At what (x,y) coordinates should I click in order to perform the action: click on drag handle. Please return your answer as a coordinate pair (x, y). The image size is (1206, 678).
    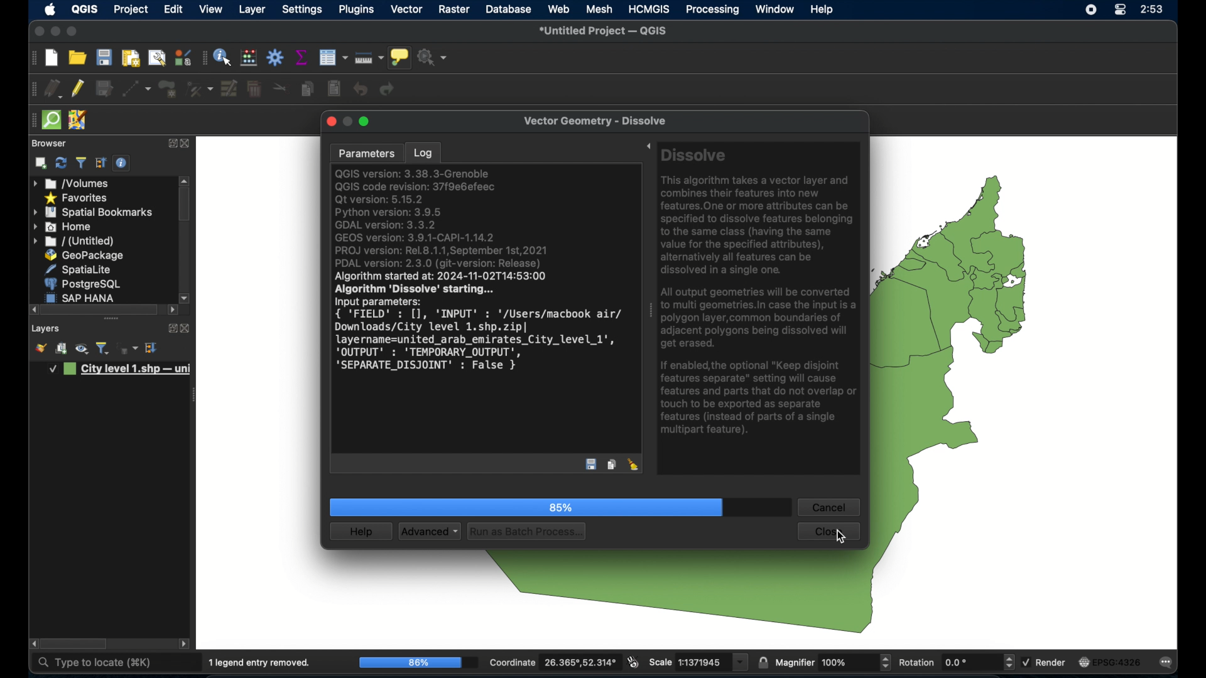
    Looking at the image, I should click on (31, 120).